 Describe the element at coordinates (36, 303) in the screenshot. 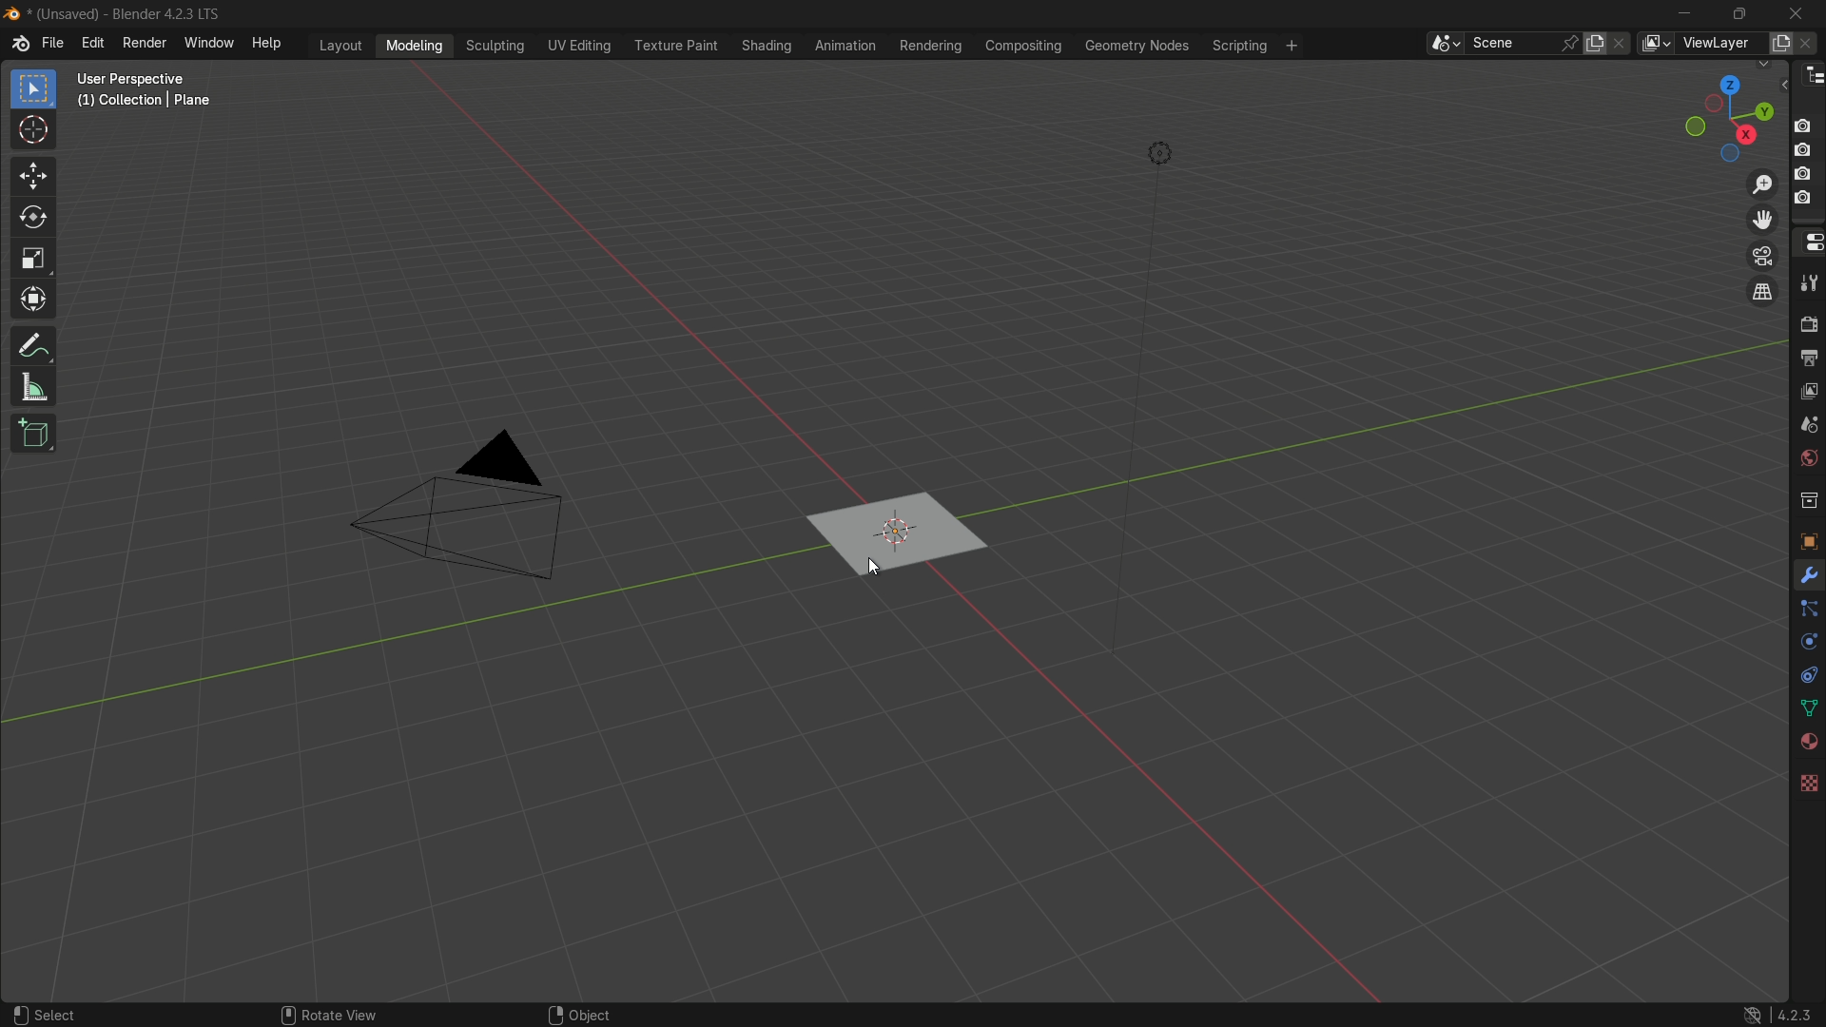

I see `transform` at that location.